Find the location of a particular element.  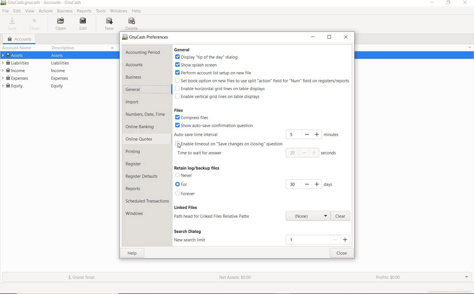

ACTIONS is located at coordinates (45, 12).